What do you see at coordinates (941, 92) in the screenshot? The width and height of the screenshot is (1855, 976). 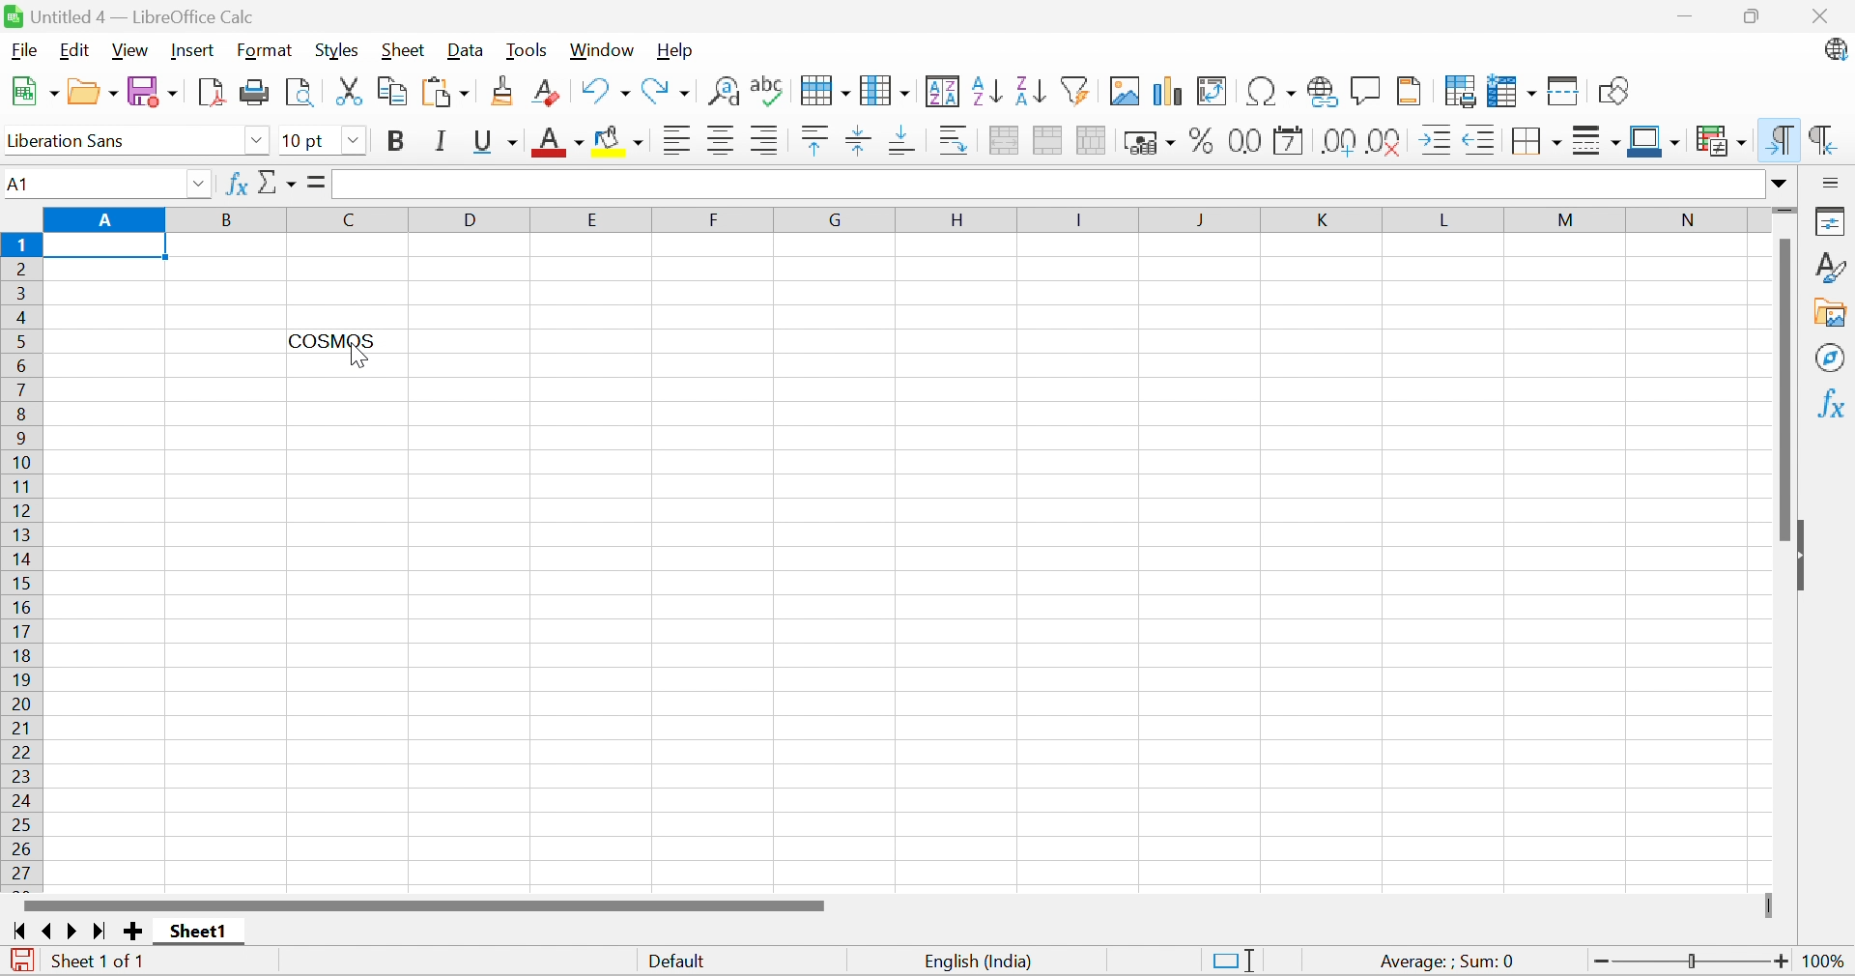 I see `Sort` at bounding box center [941, 92].